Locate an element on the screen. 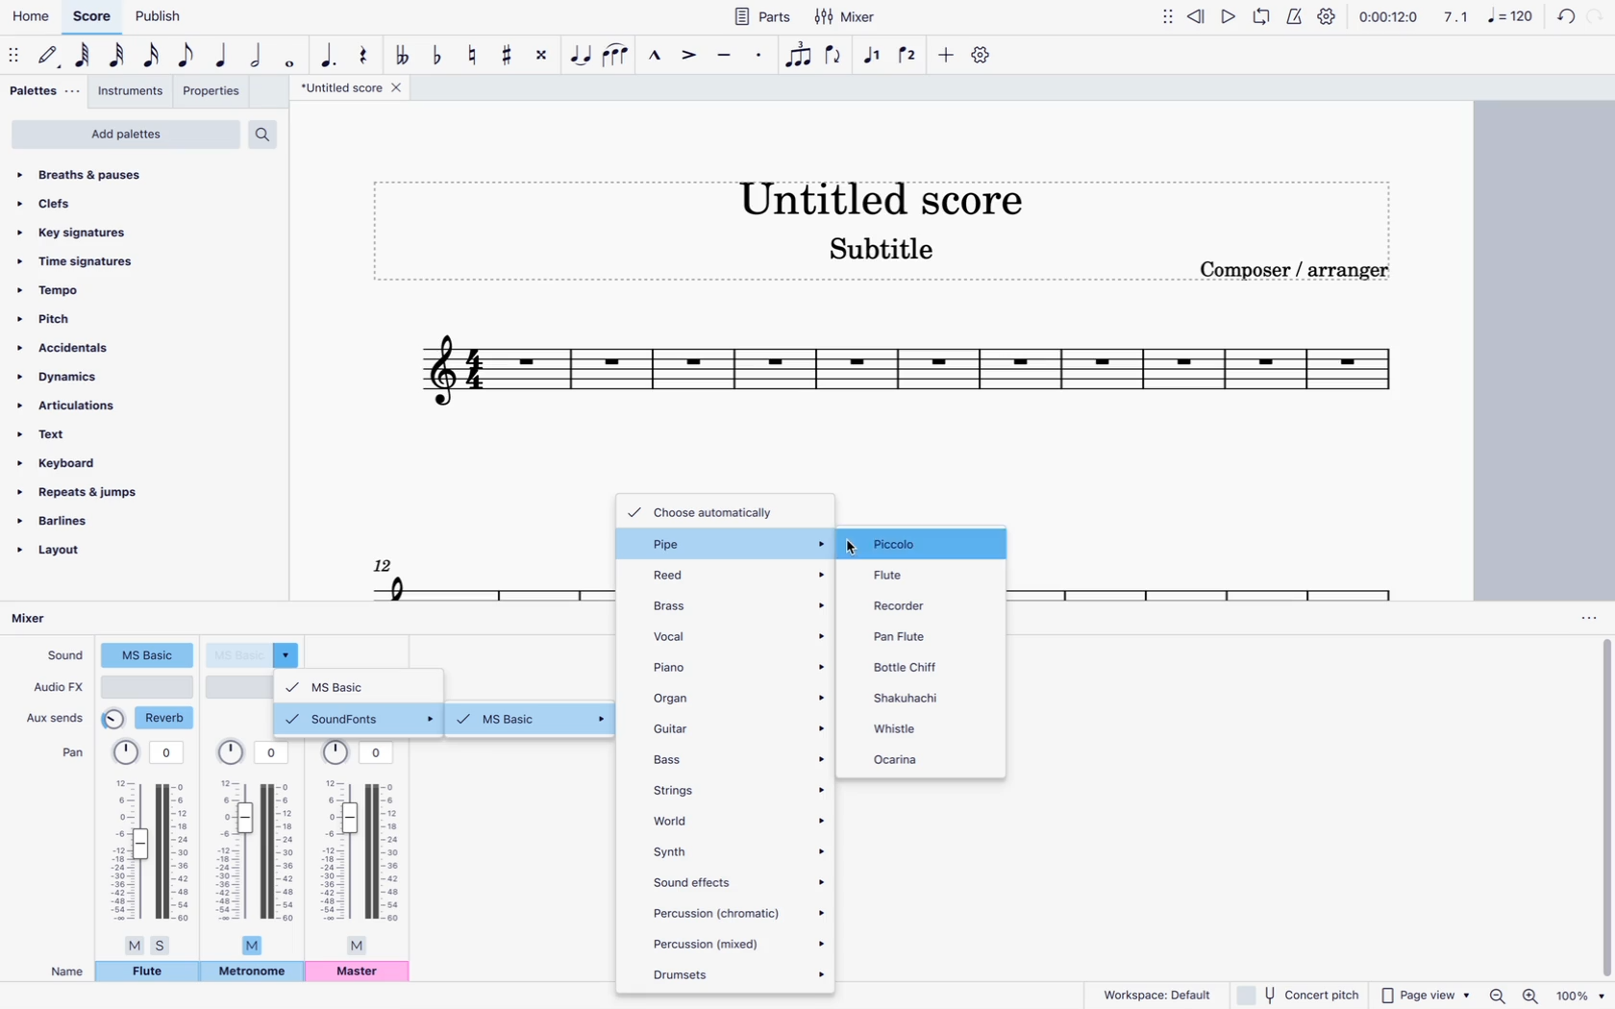 The height and width of the screenshot is (1009, 1615). metronome is located at coordinates (1298, 16).